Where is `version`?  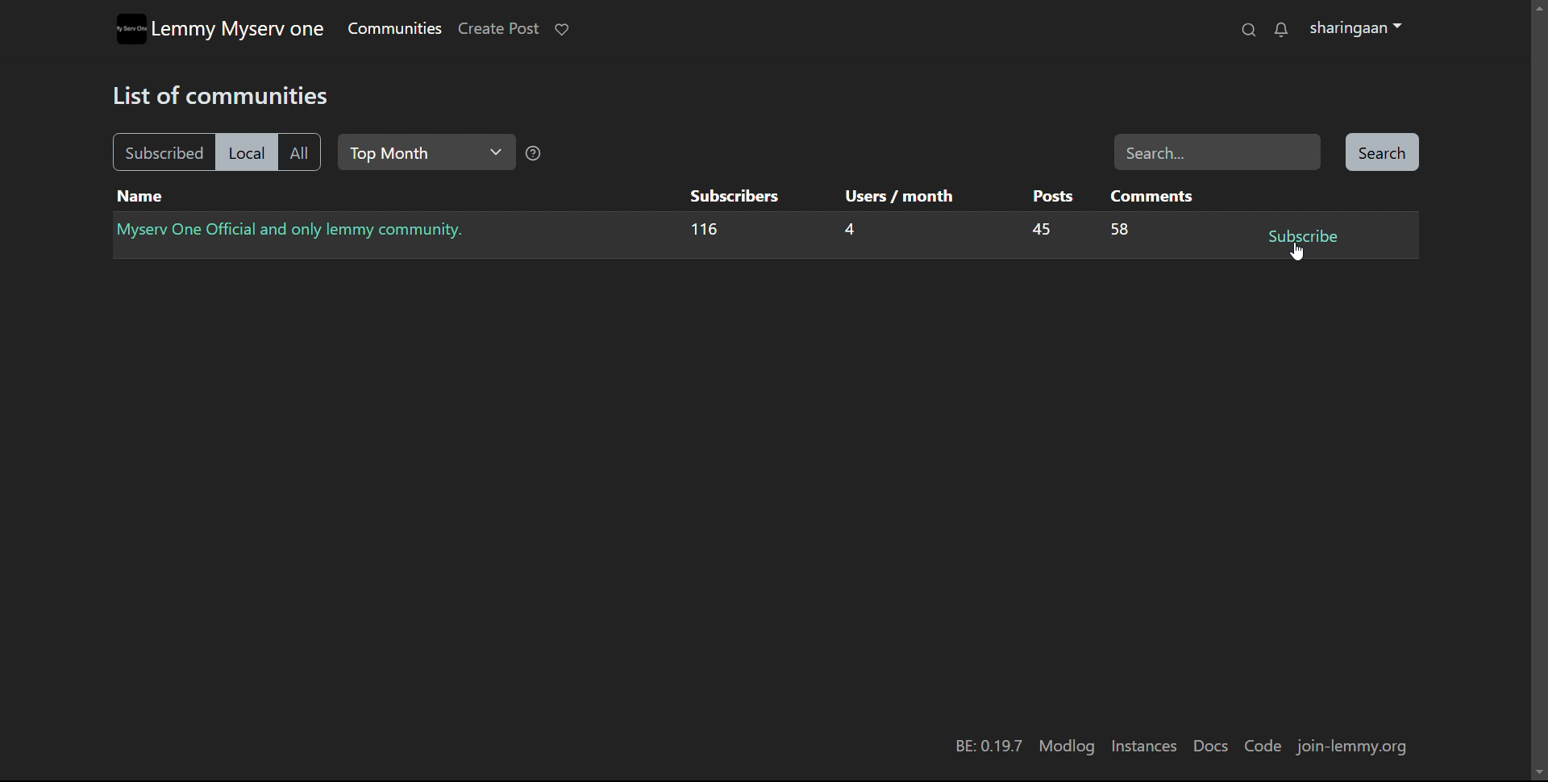 version is located at coordinates (987, 747).